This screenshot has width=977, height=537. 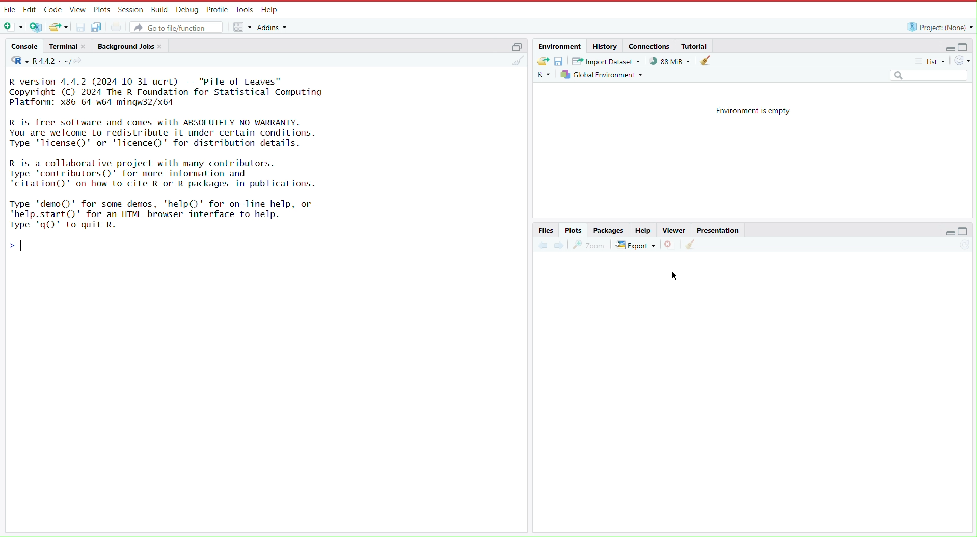 What do you see at coordinates (542, 60) in the screenshot?
I see `Load workspace` at bounding box center [542, 60].